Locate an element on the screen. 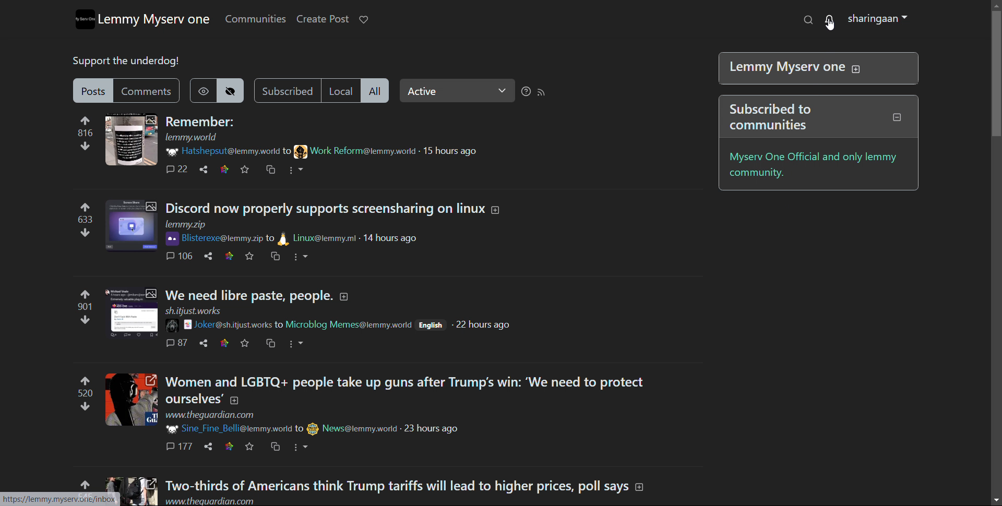  crosspost is located at coordinates (274, 257).